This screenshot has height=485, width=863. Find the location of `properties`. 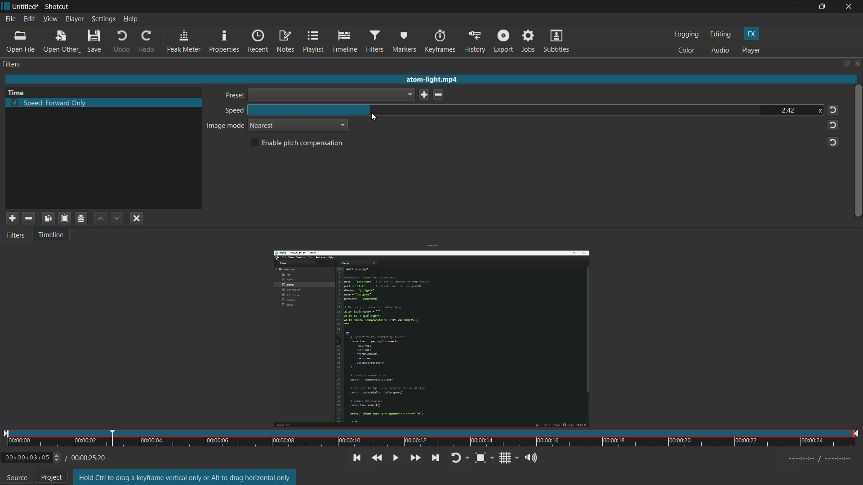

properties is located at coordinates (225, 41).